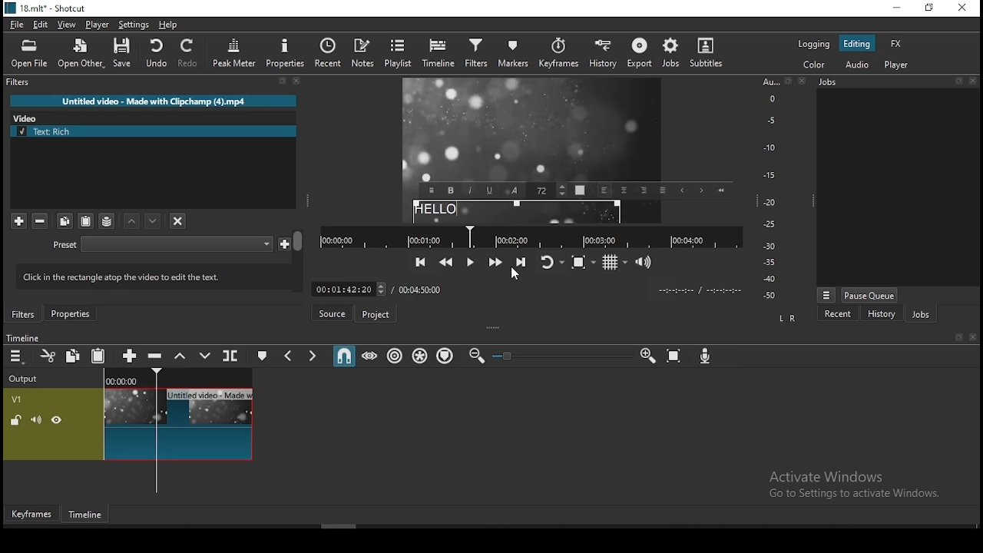 The height and width of the screenshot is (553, 983). I want to click on Font Style, so click(515, 190).